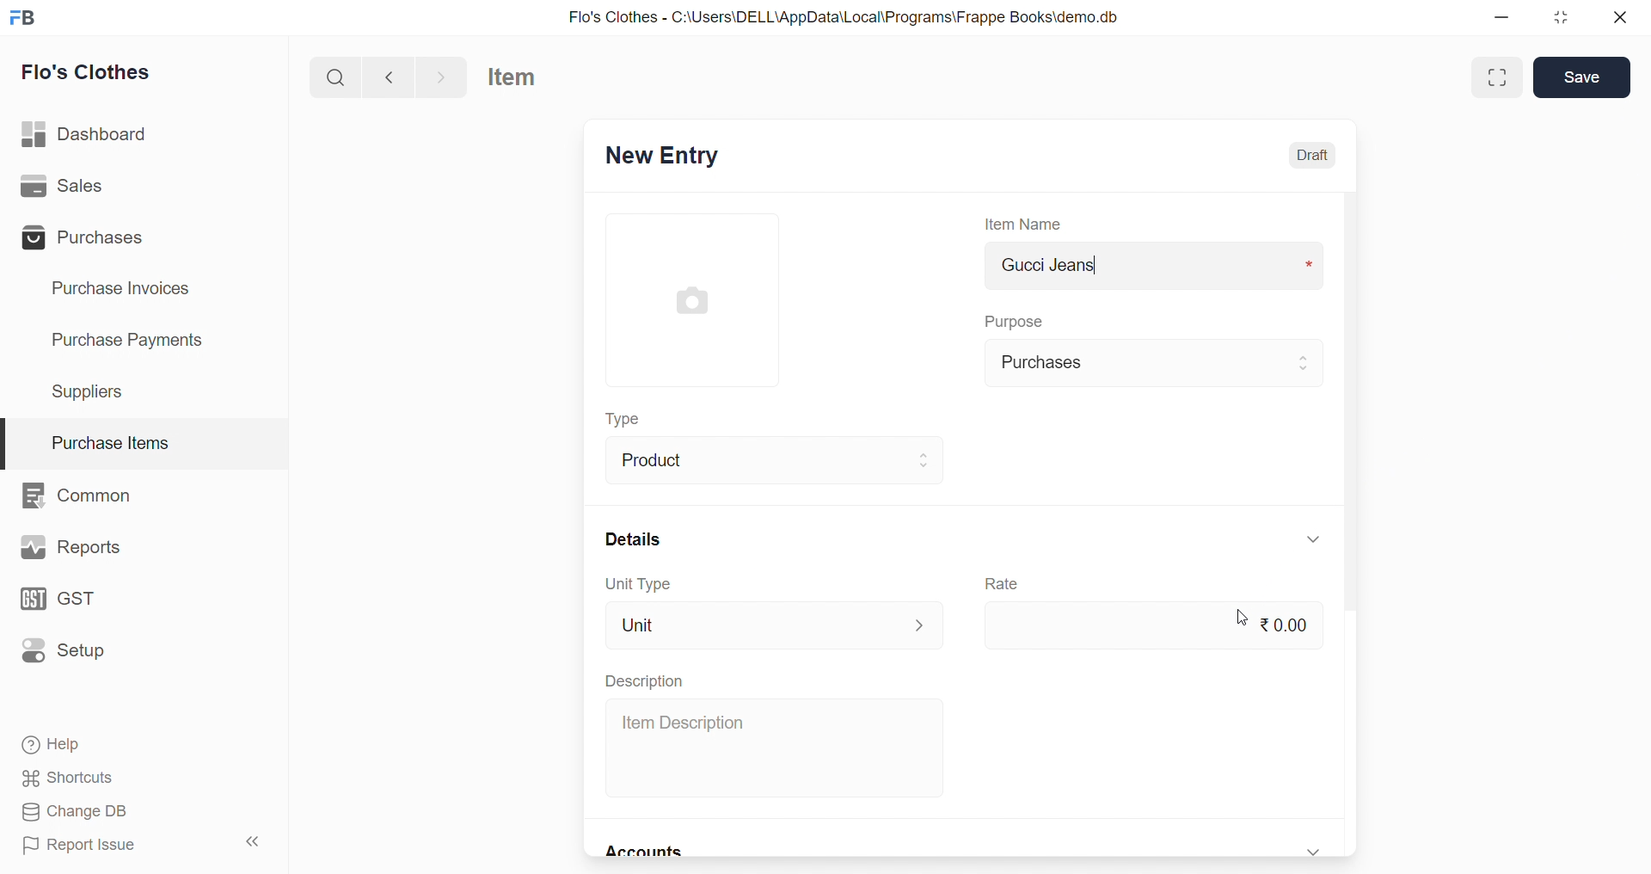 This screenshot has width=1651, height=874. What do you see at coordinates (144, 438) in the screenshot?
I see `Purchase Items` at bounding box center [144, 438].